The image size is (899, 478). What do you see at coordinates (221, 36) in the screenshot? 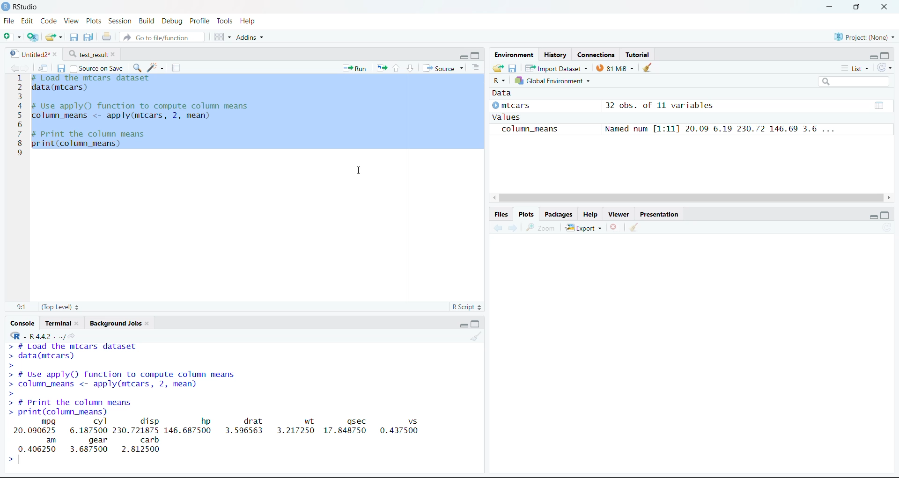
I see `Workspace panes` at bounding box center [221, 36].